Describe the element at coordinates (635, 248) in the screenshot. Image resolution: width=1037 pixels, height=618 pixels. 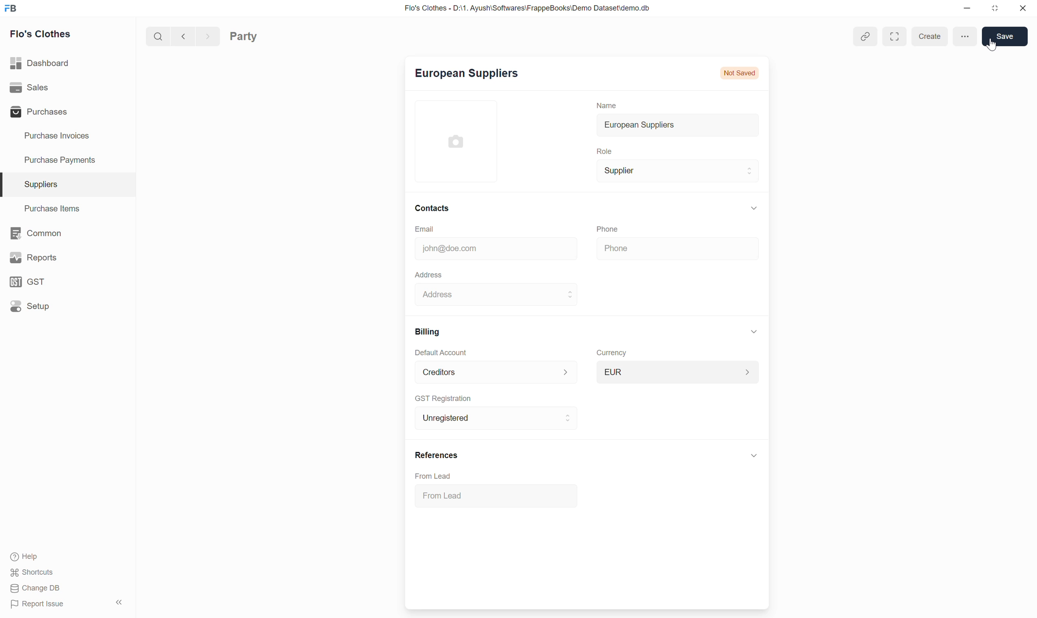
I see `Phone` at that location.